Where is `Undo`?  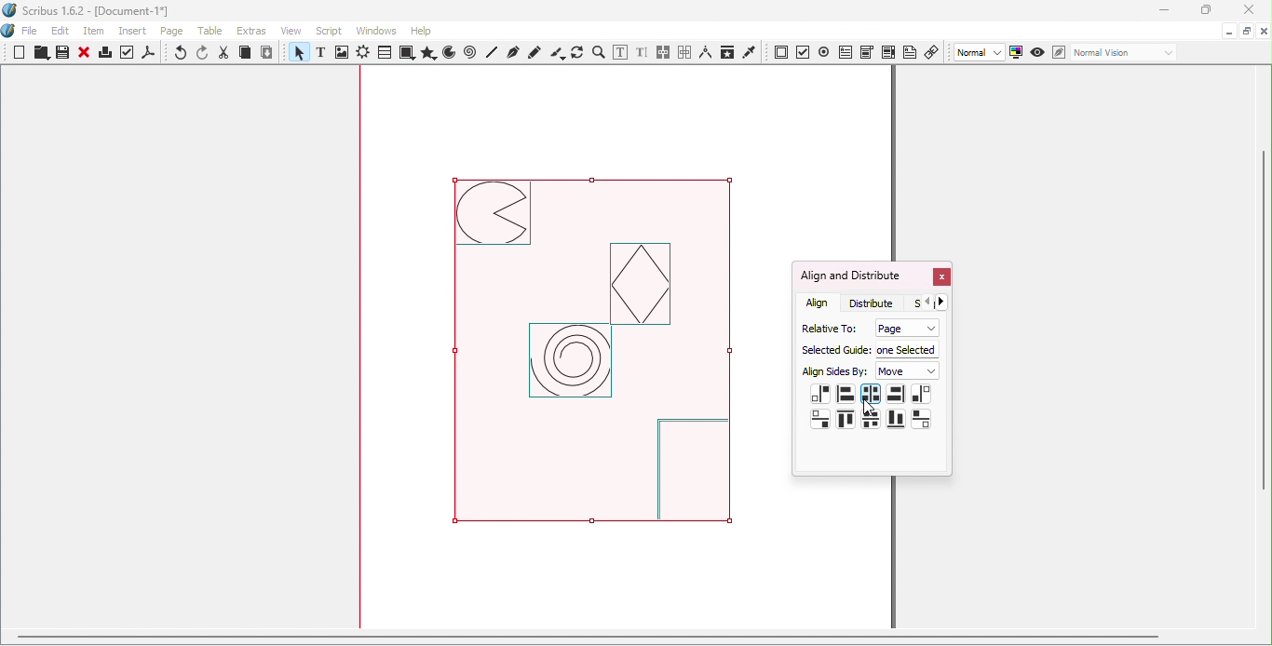
Undo is located at coordinates (182, 54).